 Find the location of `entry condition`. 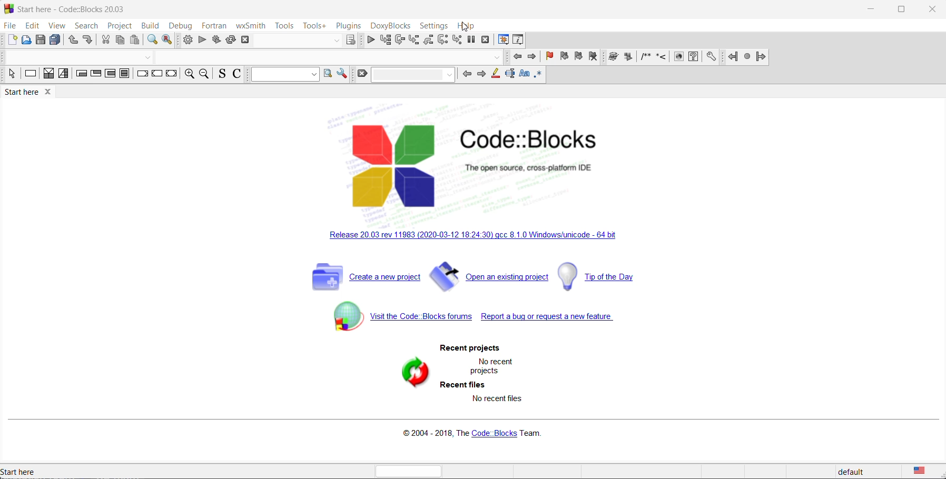

entry condition is located at coordinates (80, 75).